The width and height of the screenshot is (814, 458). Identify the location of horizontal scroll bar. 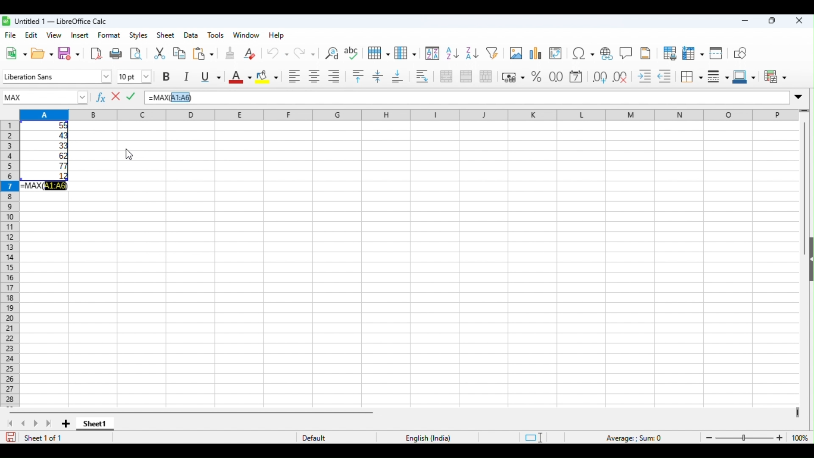
(193, 412).